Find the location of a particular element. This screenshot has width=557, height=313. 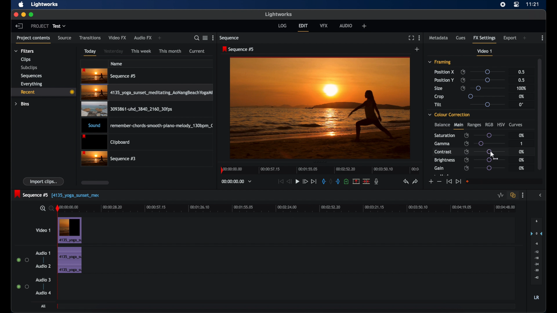

0.5 is located at coordinates (522, 80).